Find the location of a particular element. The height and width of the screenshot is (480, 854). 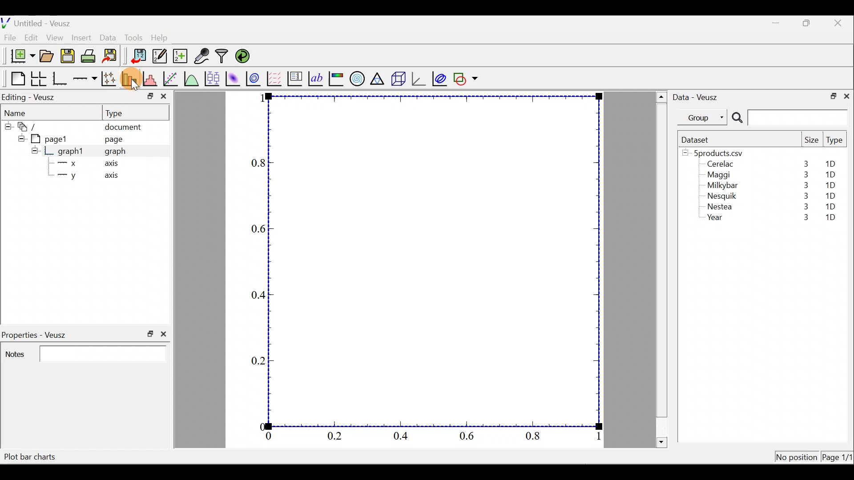

Cerelac is located at coordinates (719, 164).